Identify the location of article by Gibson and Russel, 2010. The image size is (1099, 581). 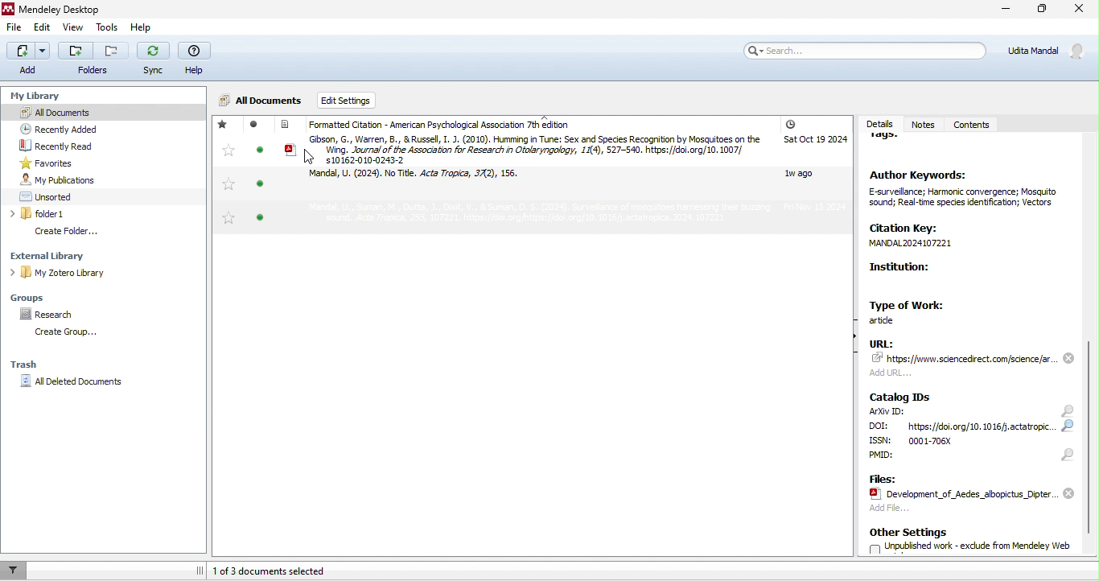
(524, 149).